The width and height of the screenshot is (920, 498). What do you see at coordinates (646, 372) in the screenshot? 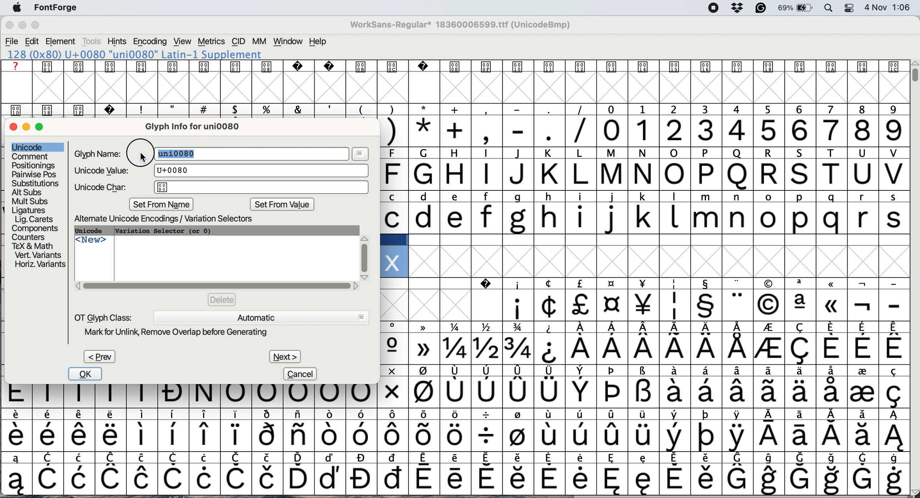
I see `special characters` at bounding box center [646, 372].